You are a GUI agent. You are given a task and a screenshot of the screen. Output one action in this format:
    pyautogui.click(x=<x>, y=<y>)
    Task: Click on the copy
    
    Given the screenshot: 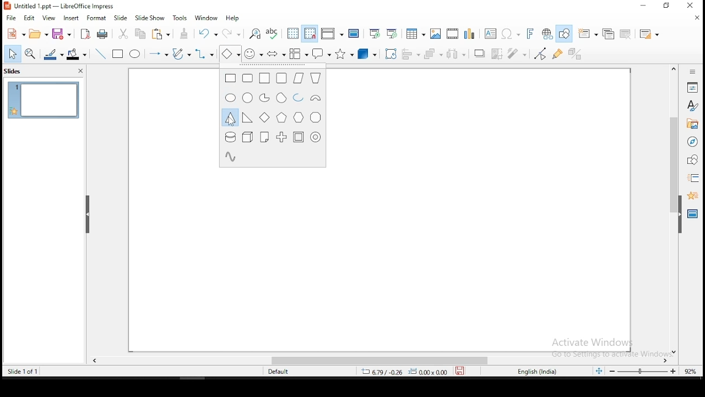 What is the action you would take?
    pyautogui.click(x=143, y=35)
    